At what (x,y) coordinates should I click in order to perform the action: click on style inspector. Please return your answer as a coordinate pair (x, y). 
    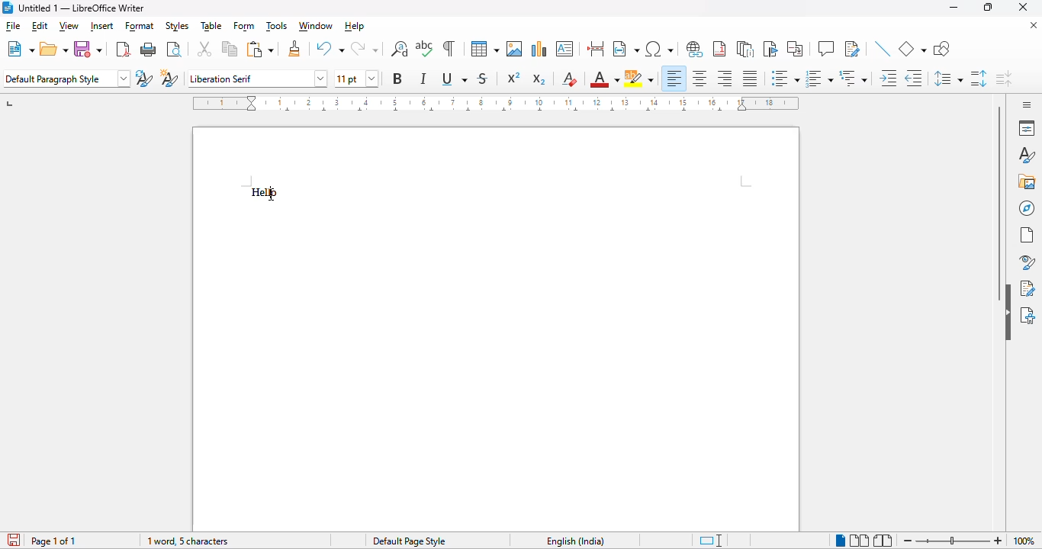
    Looking at the image, I should click on (1024, 262).